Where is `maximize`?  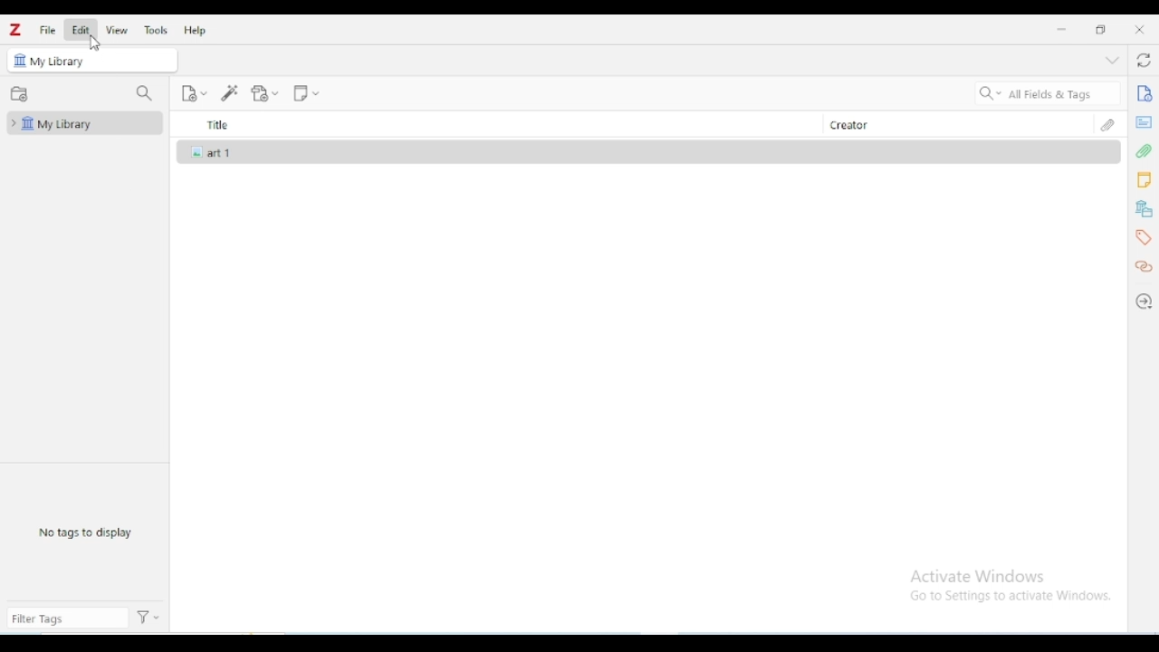
maximize is located at coordinates (1100, 29).